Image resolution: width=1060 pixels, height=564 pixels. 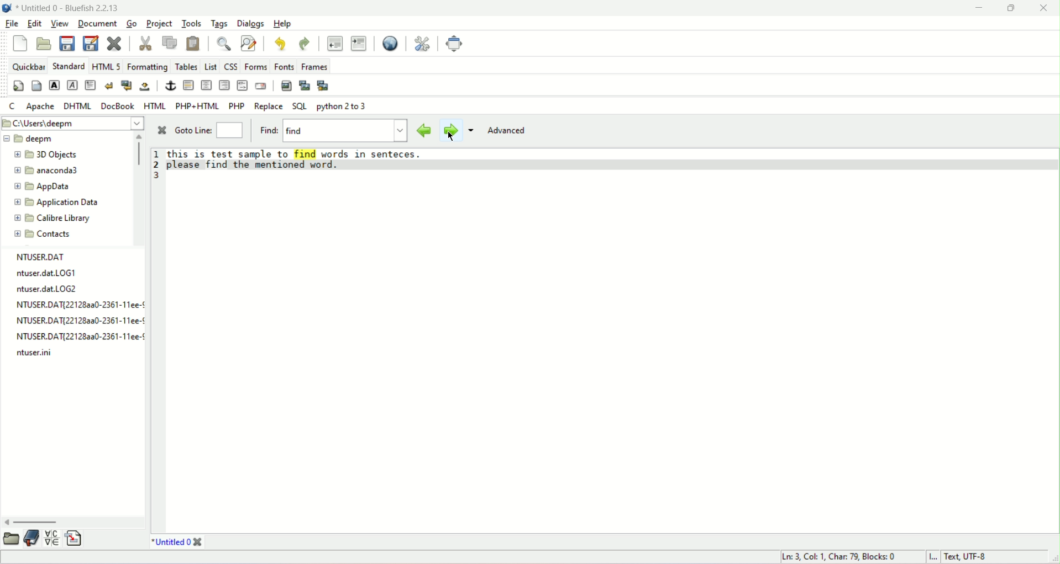 What do you see at coordinates (68, 7) in the screenshot?
I see `| * Untitled 0 - Bluefish 2.2.13` at bounding box center [68, 7].